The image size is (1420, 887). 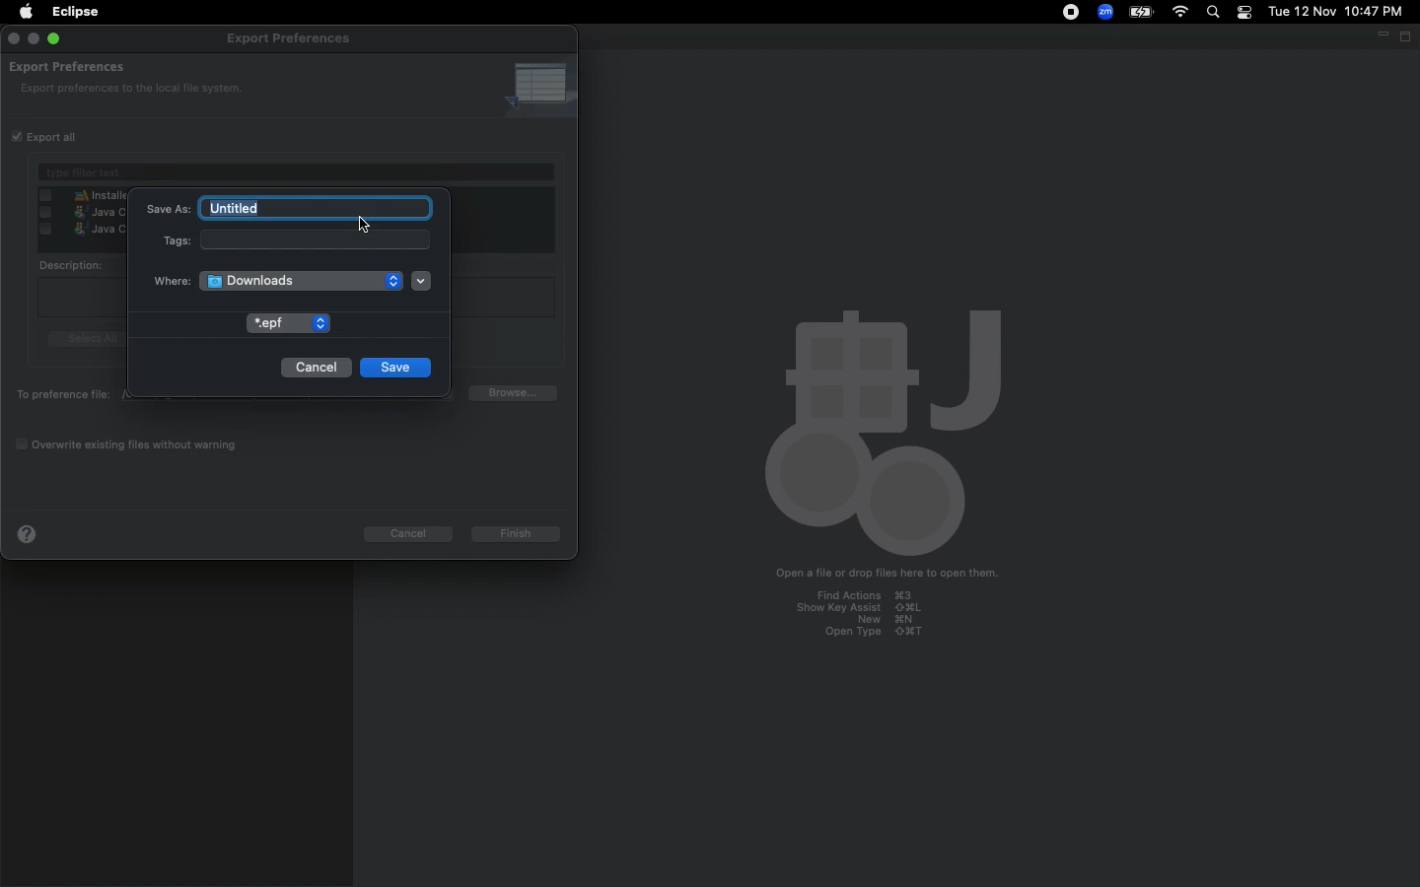 I want to click on Save, so click(x=399, y=367).